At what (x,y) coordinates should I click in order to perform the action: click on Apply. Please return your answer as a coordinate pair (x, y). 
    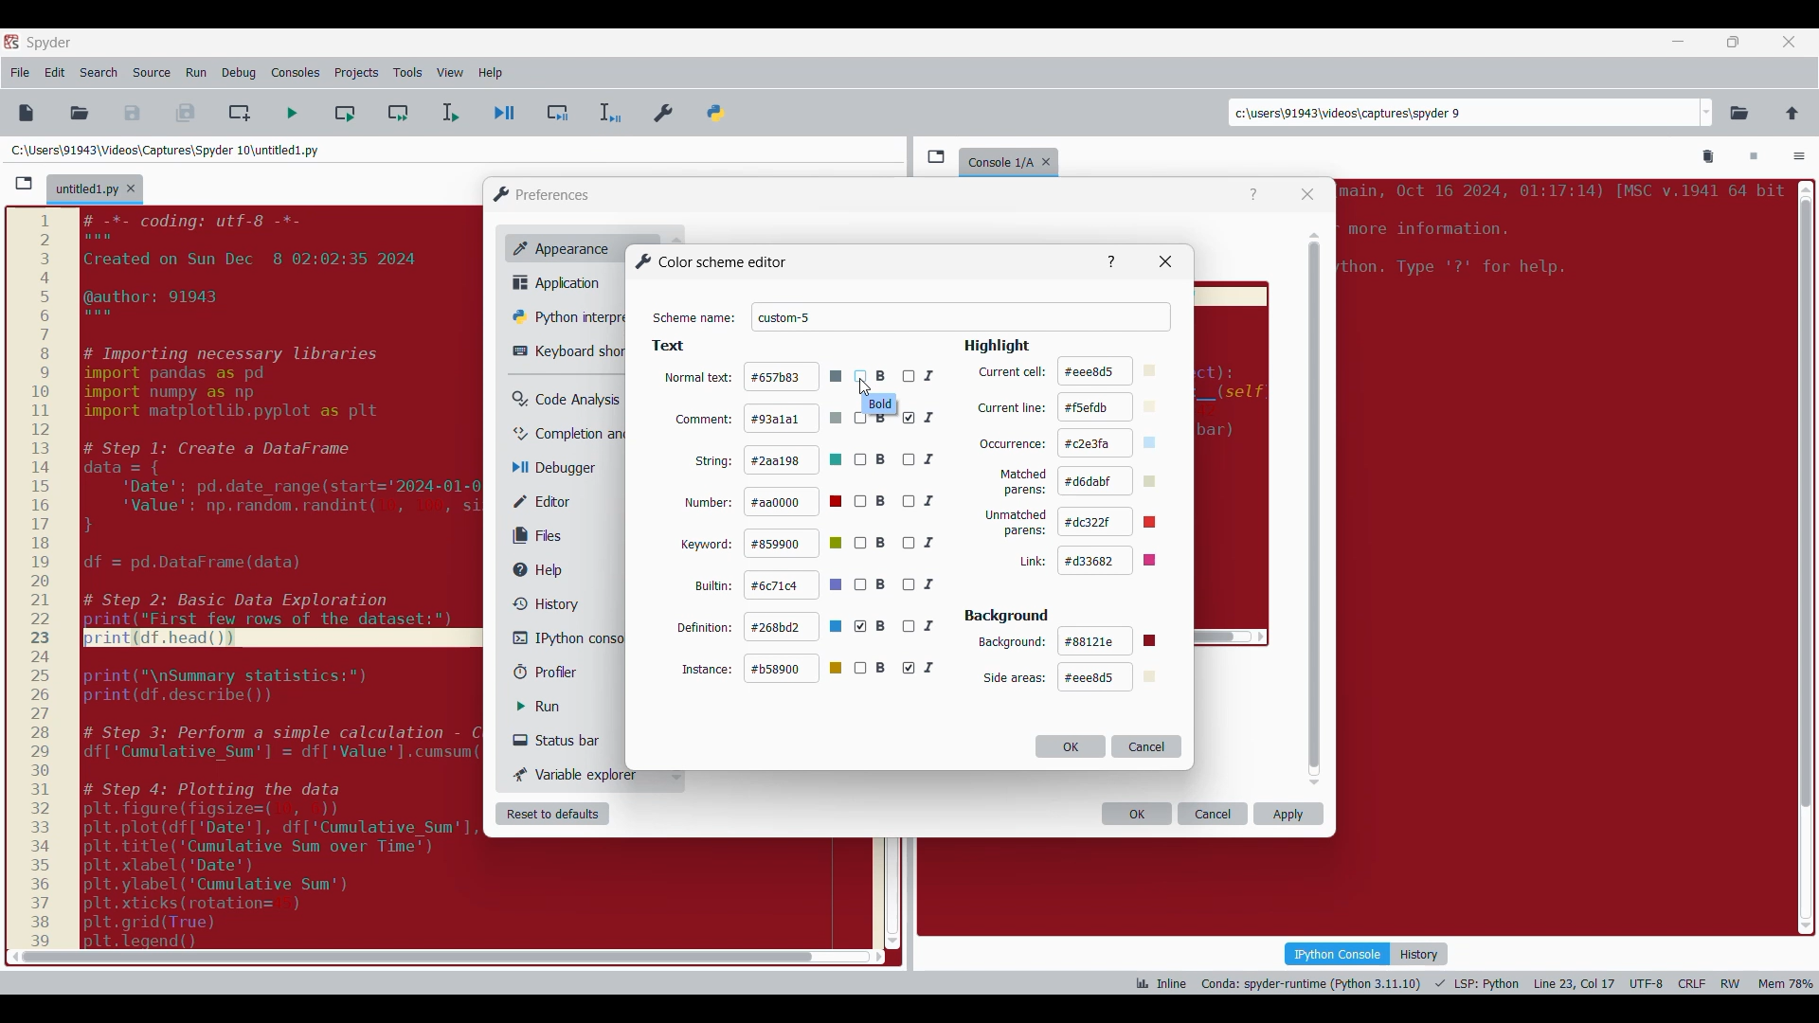
    Looking at the image, I should click on (1288, 814).